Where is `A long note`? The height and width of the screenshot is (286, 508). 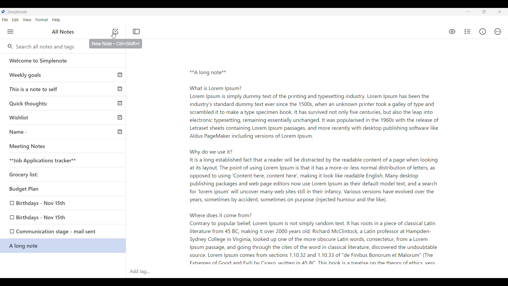
A long note is located at coordinates (63, 247).